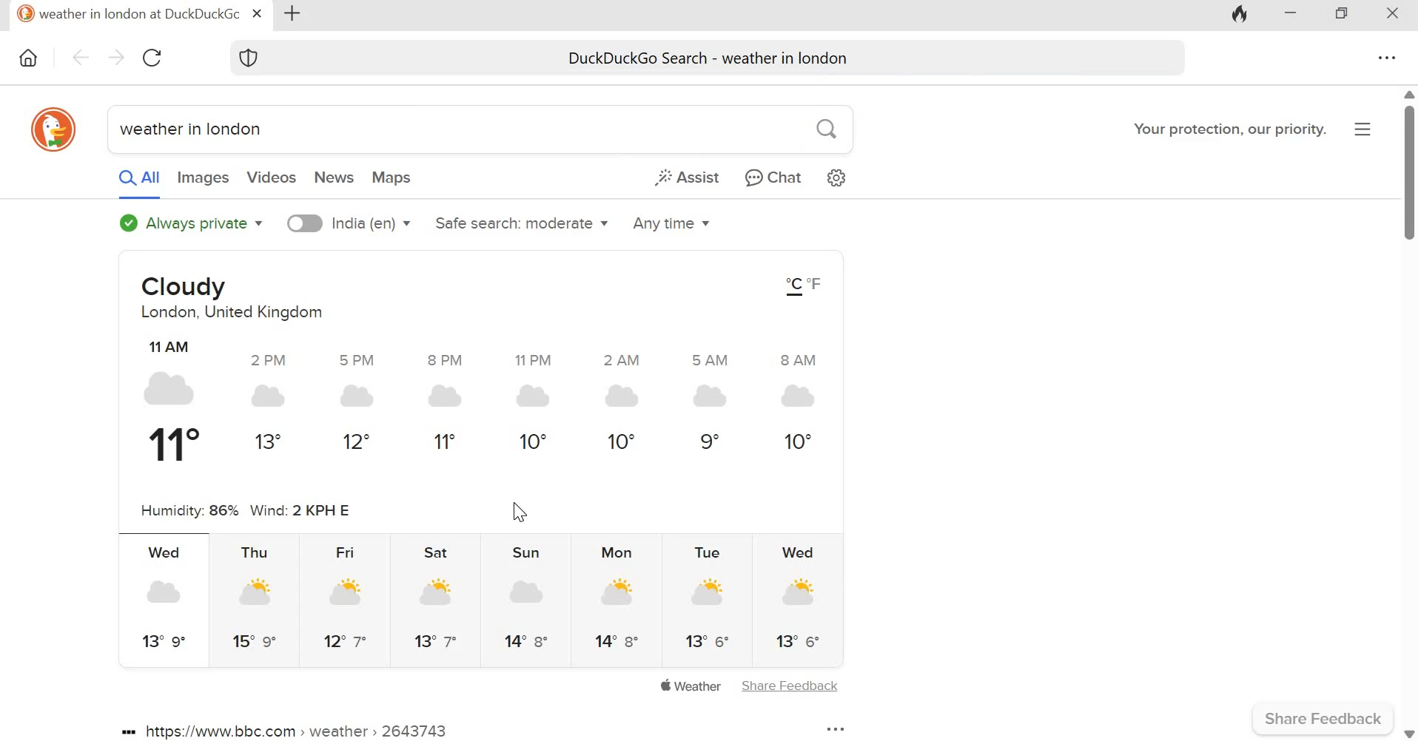 The image size is (1418, 741). Describe the element at coordinates (622, 396) in the screenshot. I see `Indicates cloudy` at that location.